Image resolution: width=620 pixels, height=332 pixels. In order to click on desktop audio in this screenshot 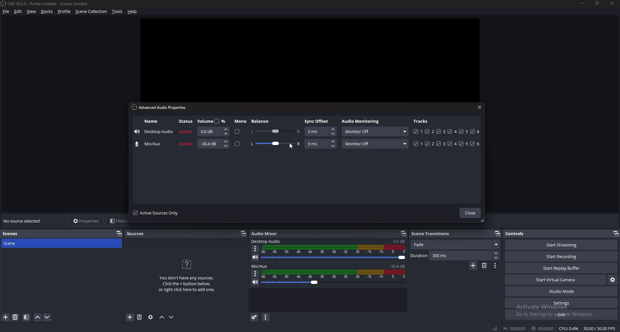, I will do `click(266, 241)`.